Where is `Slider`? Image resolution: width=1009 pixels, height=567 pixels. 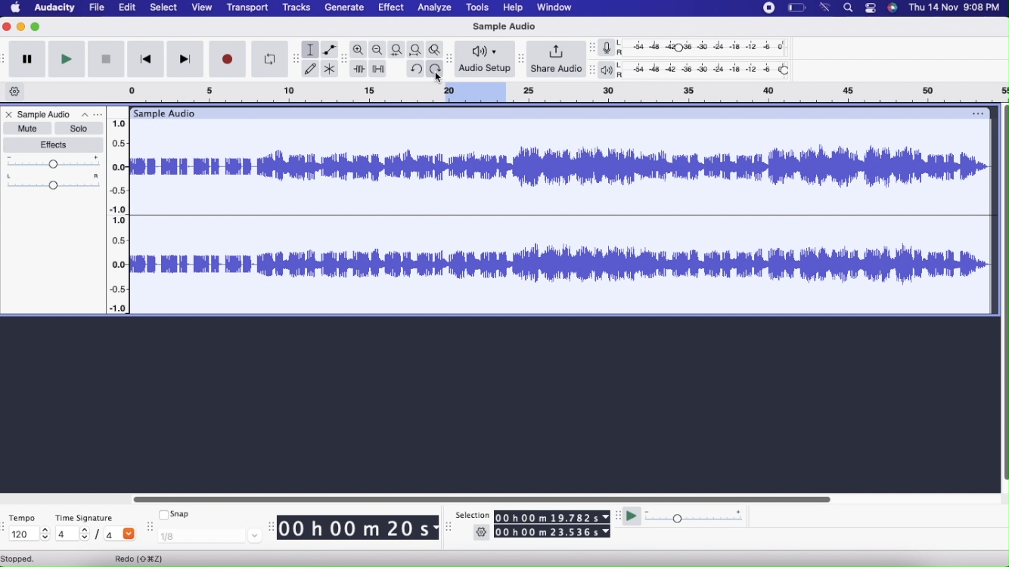 Slider is located at coordinates (484, 497).